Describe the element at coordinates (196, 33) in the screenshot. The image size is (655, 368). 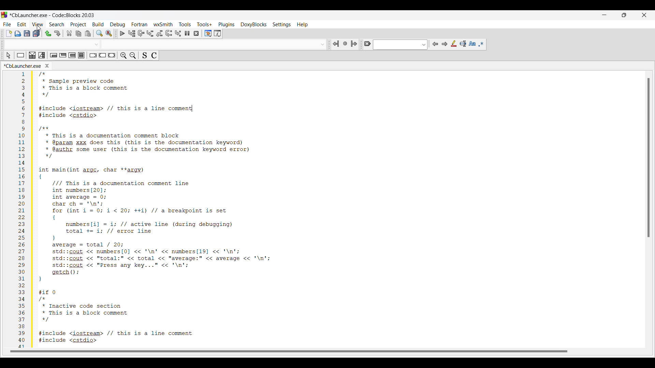
I see `Stop debugger` at that location.